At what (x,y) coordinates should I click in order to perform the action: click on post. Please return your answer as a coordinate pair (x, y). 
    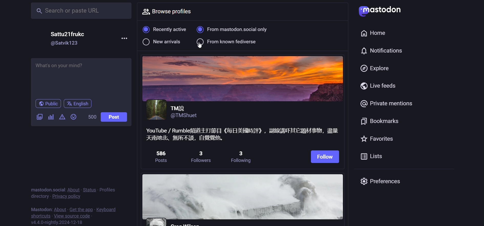
    Looking at the image, I should click on (114, 115).